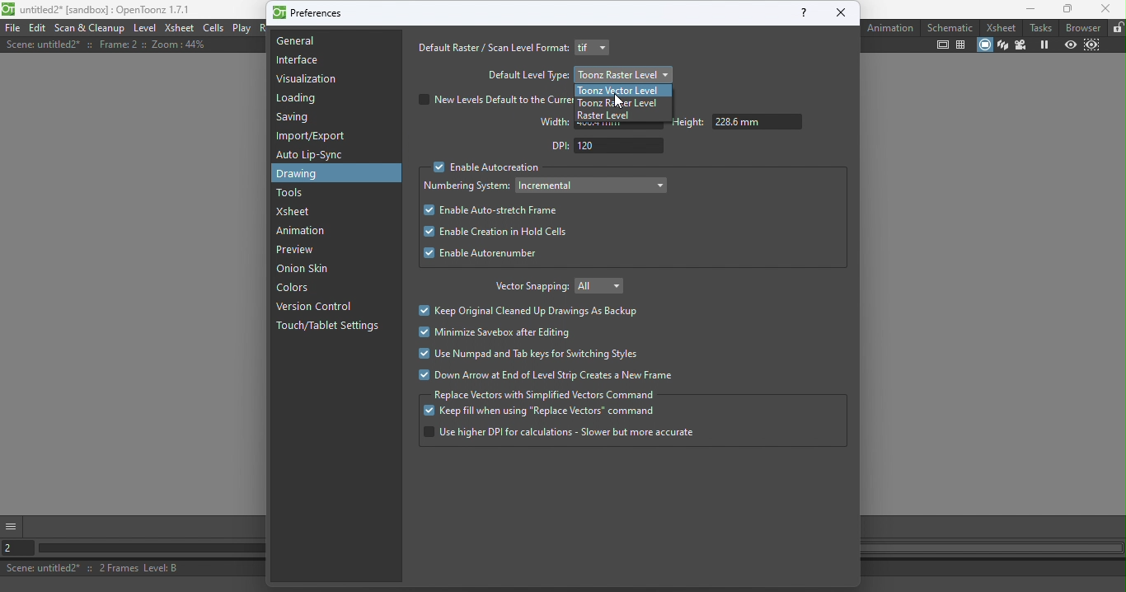  What do you see at coordinates (961, 45) in the screenshot?
I see `Field guide` at bounding box center [961, 45].